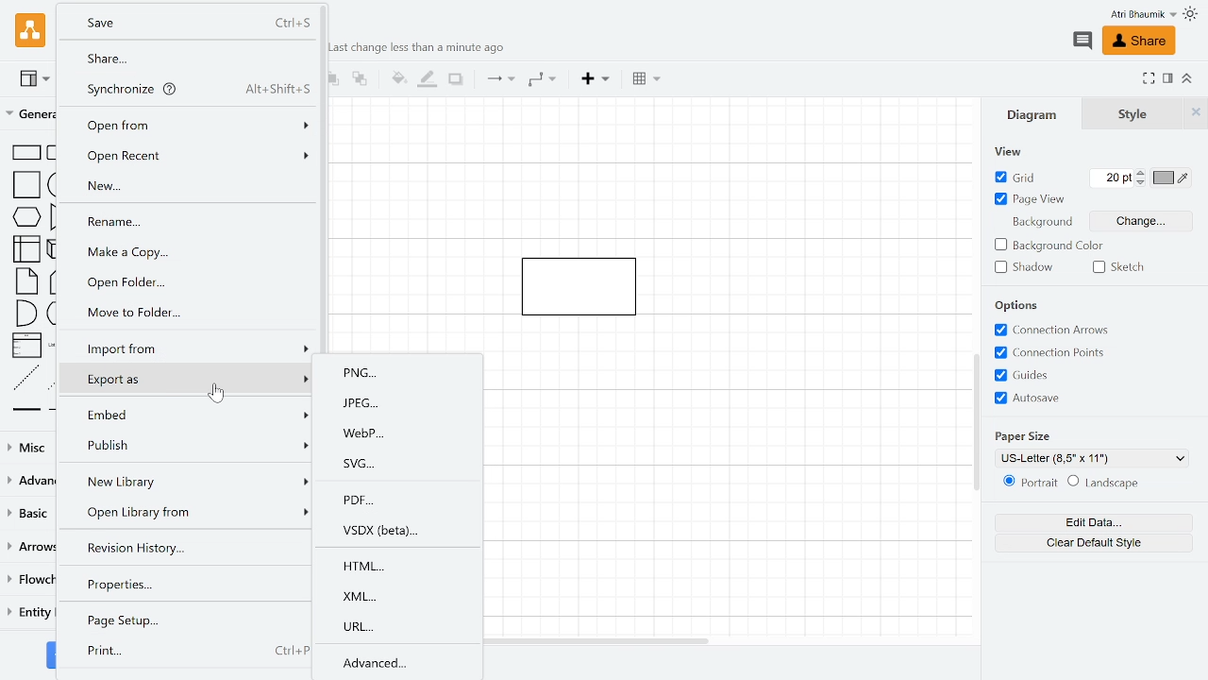  I want to click on General, so click(28, 113).